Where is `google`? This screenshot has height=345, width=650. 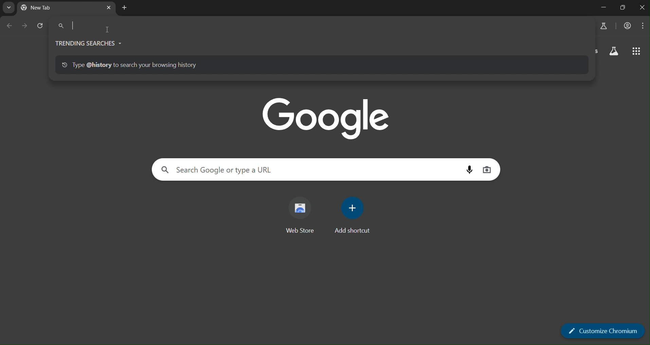 google is located at coordinates (327, 117).